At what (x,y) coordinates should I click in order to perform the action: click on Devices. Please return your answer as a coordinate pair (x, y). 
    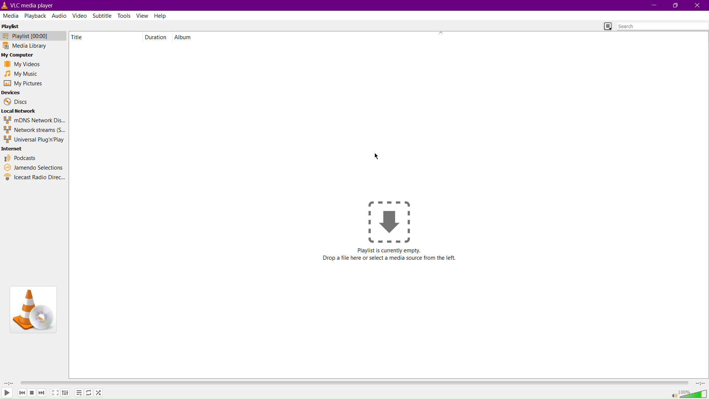
    Looking at the image, I should click on (11, 93).